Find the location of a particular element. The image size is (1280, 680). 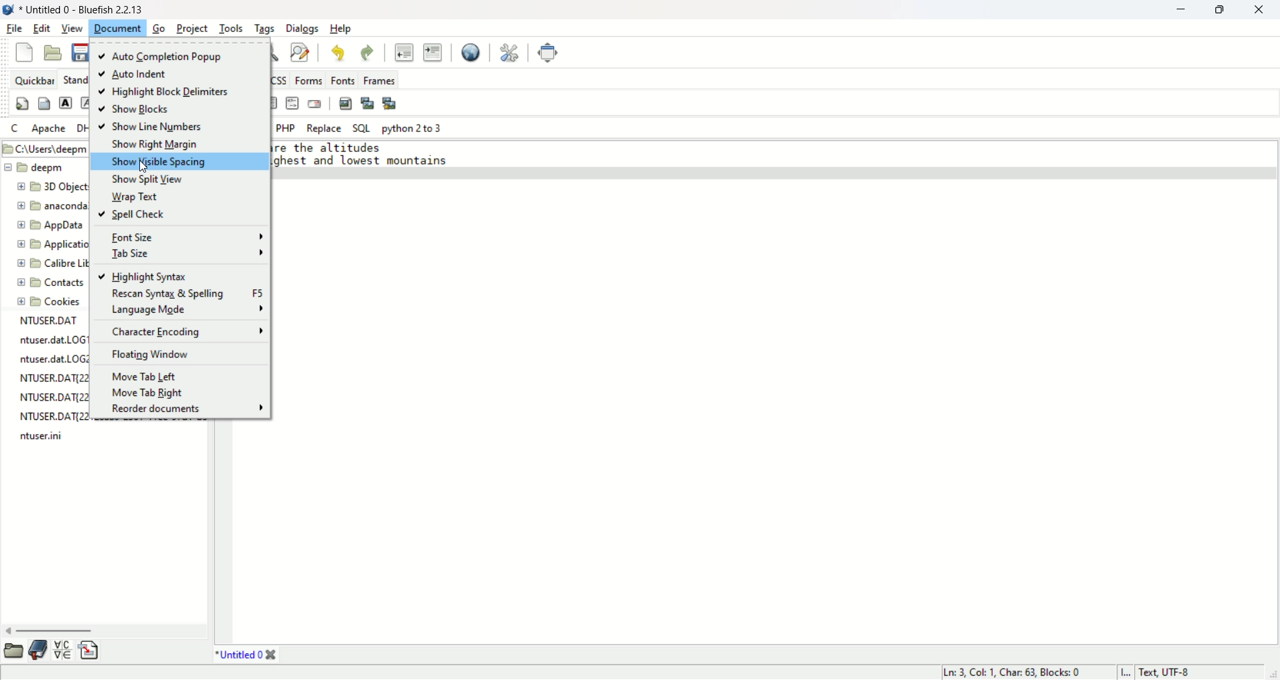

tab size is located at coordinates (187, 253).